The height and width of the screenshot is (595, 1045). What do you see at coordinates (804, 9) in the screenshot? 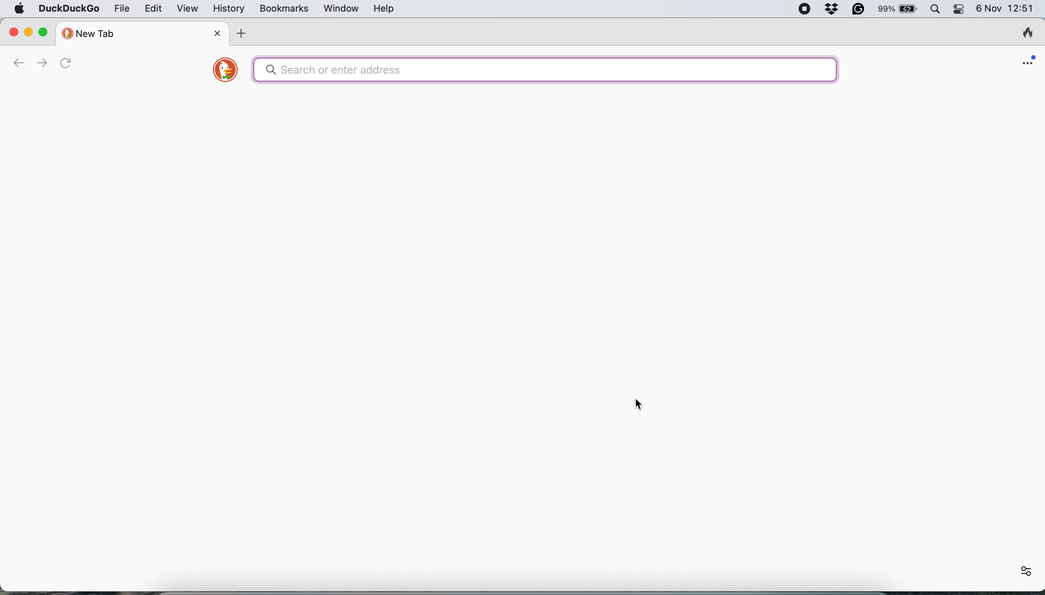
I see `screen recorder` at bounding box center [804, 9].